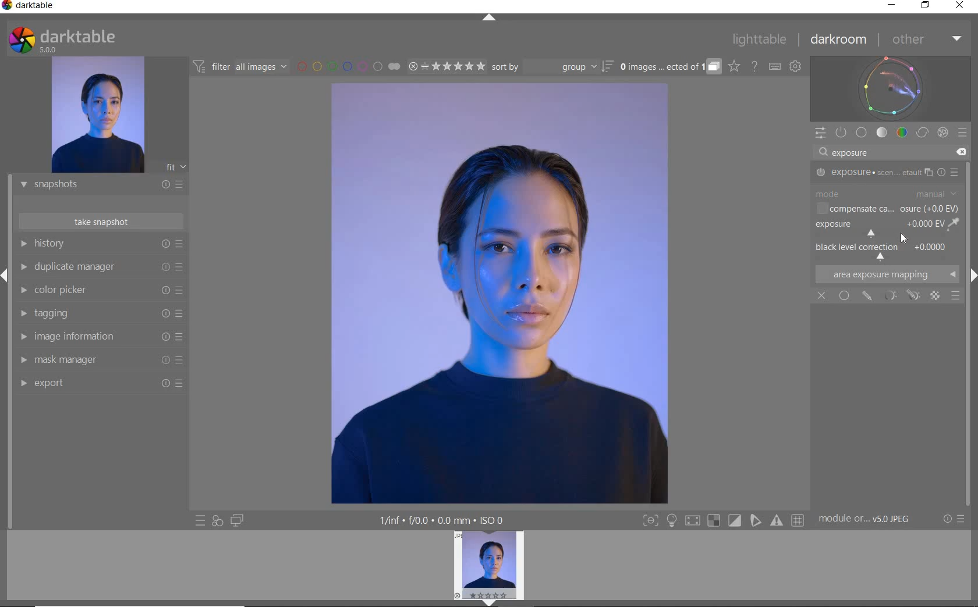 Image resolution: width=978 pixels, height=607 pixels. Describe the element at coordinates (862, 133) in the screenshot. I see `BASE` at that location.